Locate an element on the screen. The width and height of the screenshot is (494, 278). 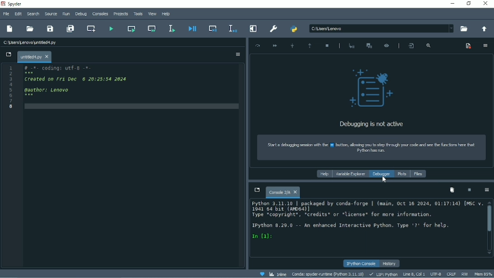
BM csesteor ~~ + is located at coordinates (379, 28).